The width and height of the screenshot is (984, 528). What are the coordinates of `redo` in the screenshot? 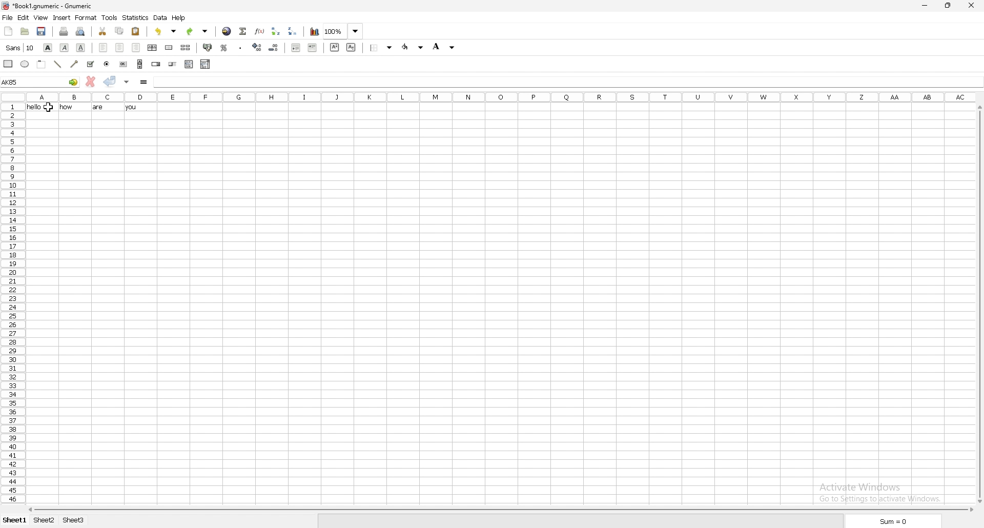 It's located at (198, 31).